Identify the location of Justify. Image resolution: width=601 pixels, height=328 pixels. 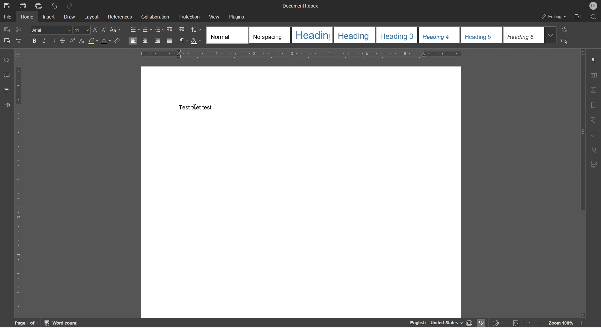
(169, 41).